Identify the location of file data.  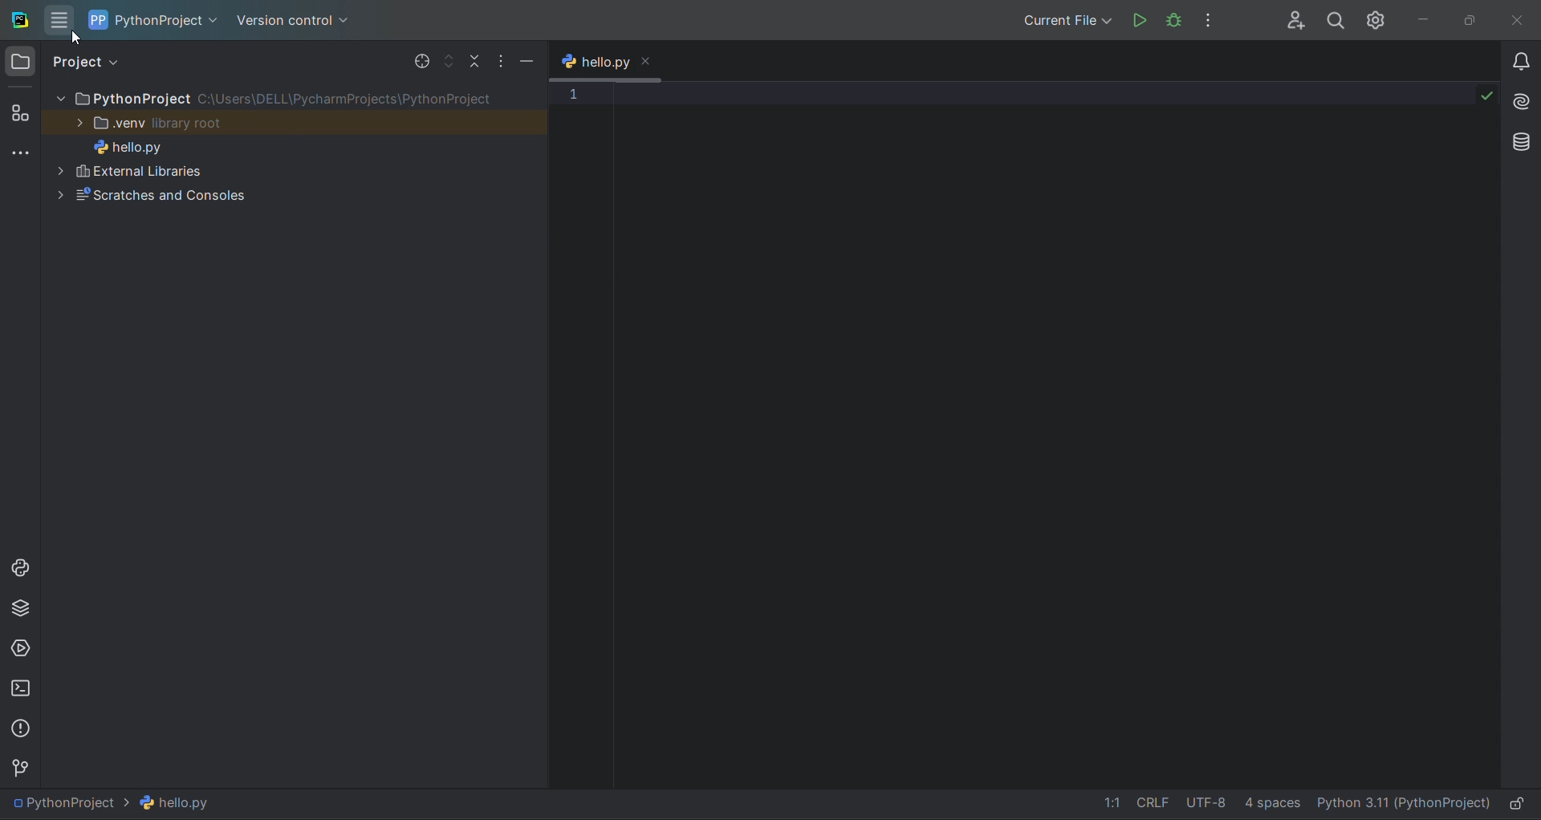
(1179, 806).